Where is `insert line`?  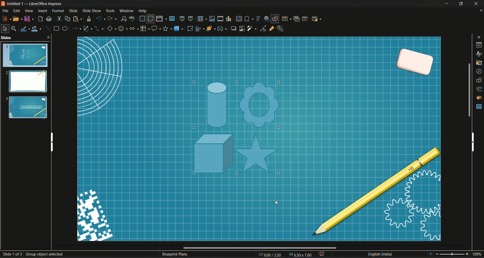 insert line is located at coordinates (48, 28).